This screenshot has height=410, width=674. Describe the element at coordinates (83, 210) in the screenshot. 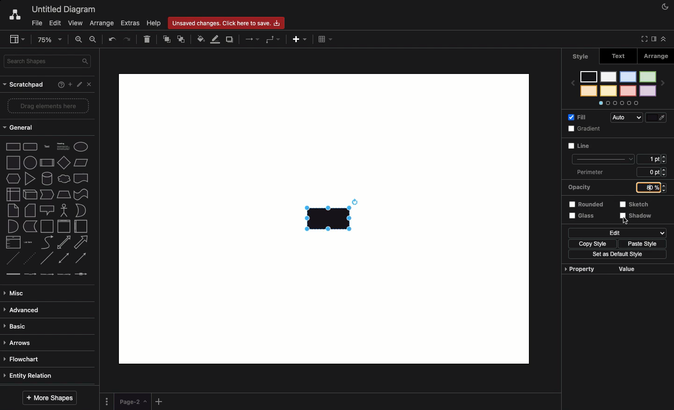

I see `or` at that location.